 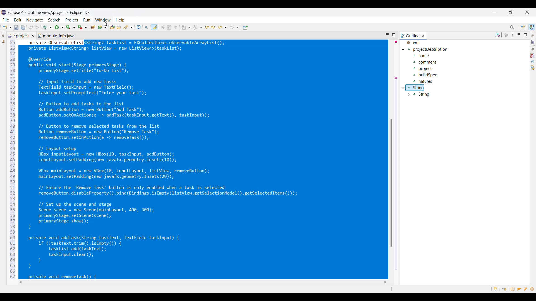 What do you see at coordinates (496, 289) in the screenshot?
I see `Tip of the day` at bounding box center [496, 289].